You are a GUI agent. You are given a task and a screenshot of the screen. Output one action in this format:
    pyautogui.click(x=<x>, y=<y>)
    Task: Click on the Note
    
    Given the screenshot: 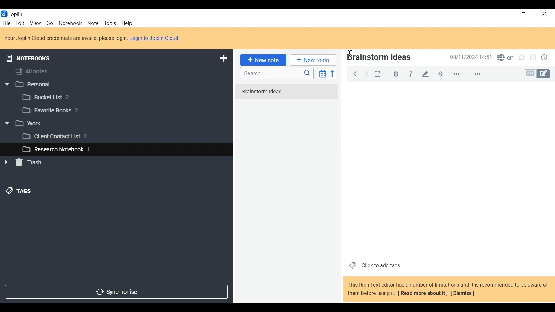 What is the action you would take?
    pyautogui.click(x=93, y=23)
    